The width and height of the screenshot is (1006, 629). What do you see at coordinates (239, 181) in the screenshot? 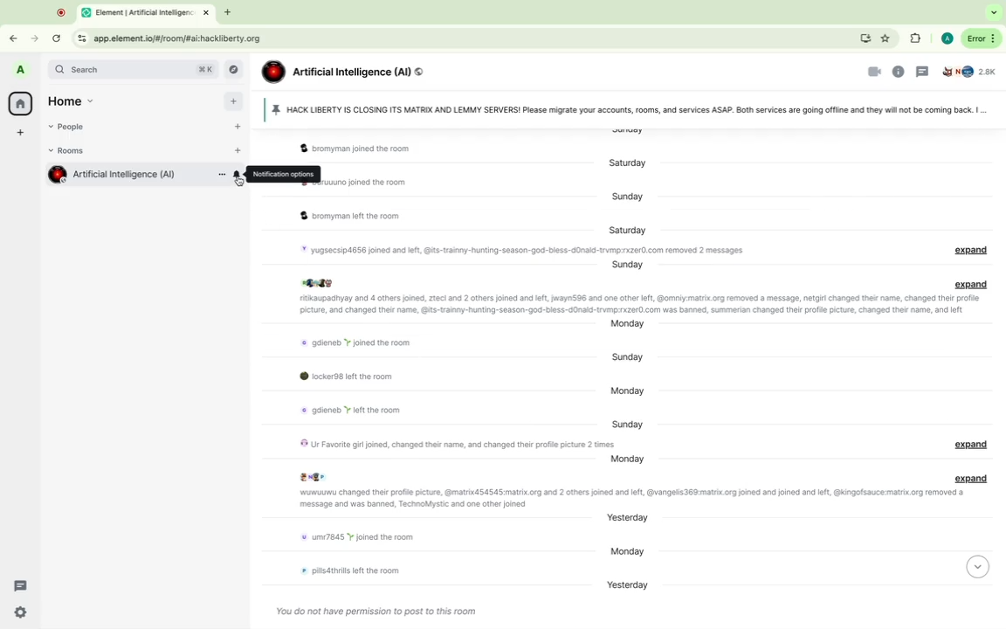
I see `` at bounding box center [239, 181].